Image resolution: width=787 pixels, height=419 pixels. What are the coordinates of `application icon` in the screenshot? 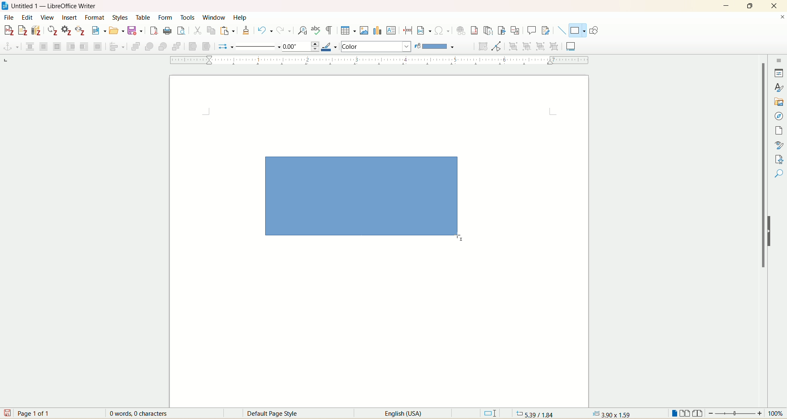 It's located at (5, 5).